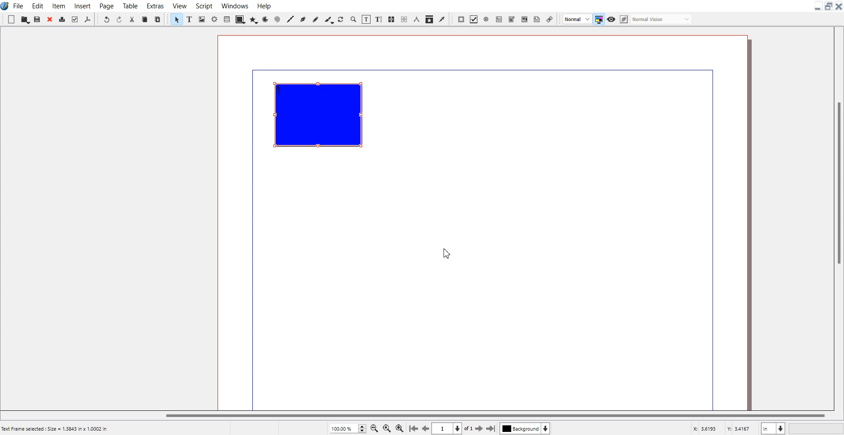  I want to click on Zoom Out, so click(374, 428).